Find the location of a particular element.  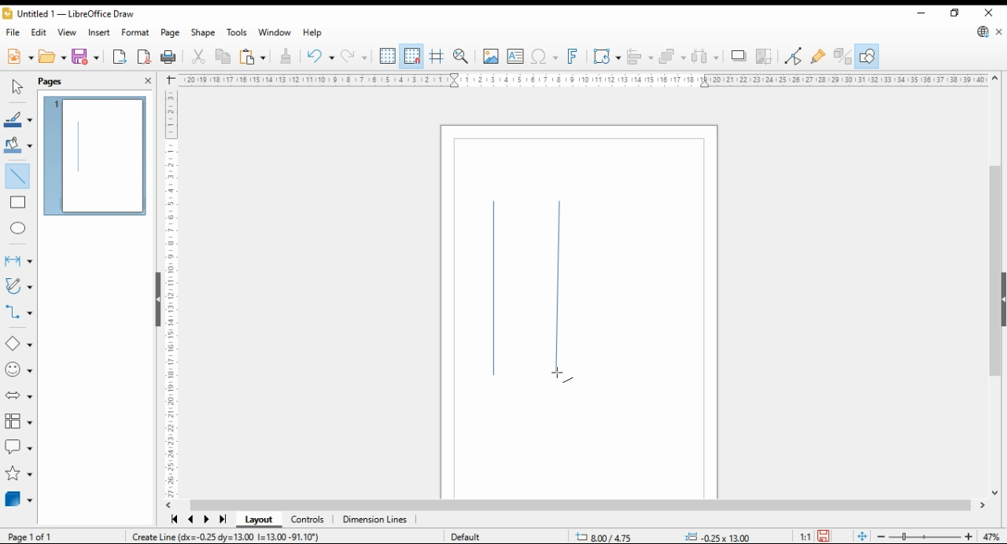

shadows is located at coordinates (738, 57).